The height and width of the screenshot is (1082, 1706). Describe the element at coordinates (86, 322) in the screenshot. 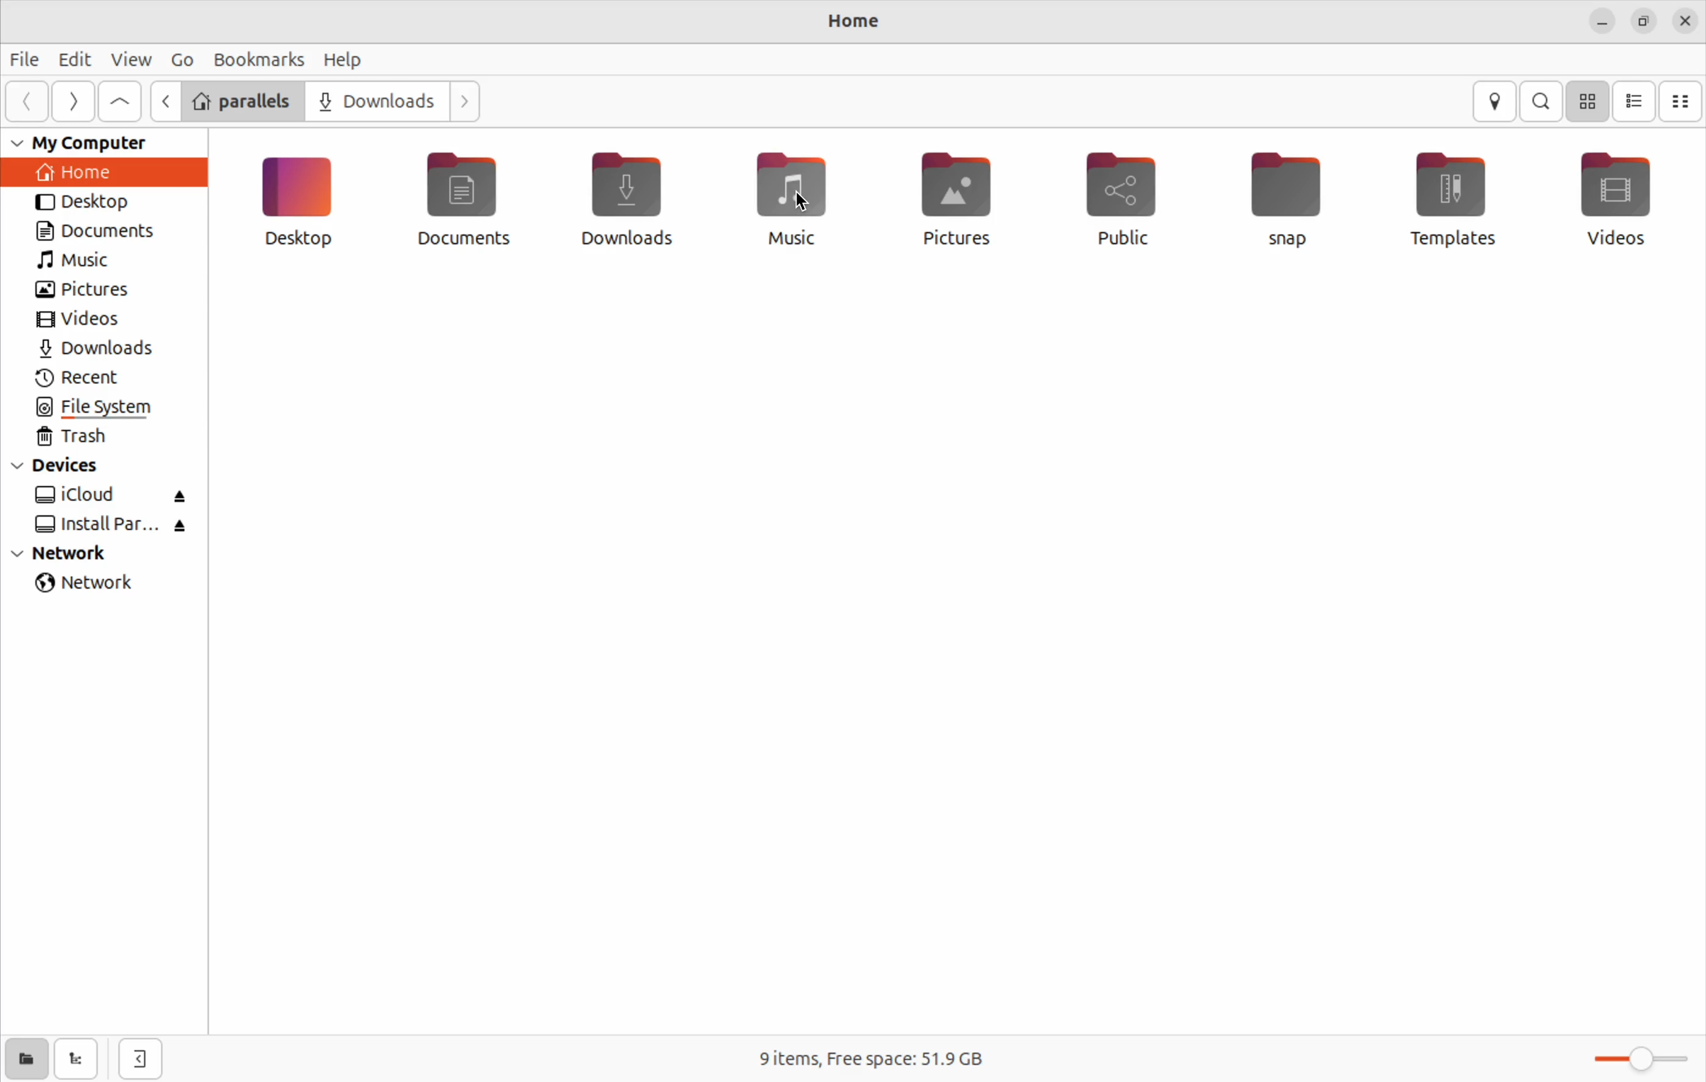

I see `videos` at that location.